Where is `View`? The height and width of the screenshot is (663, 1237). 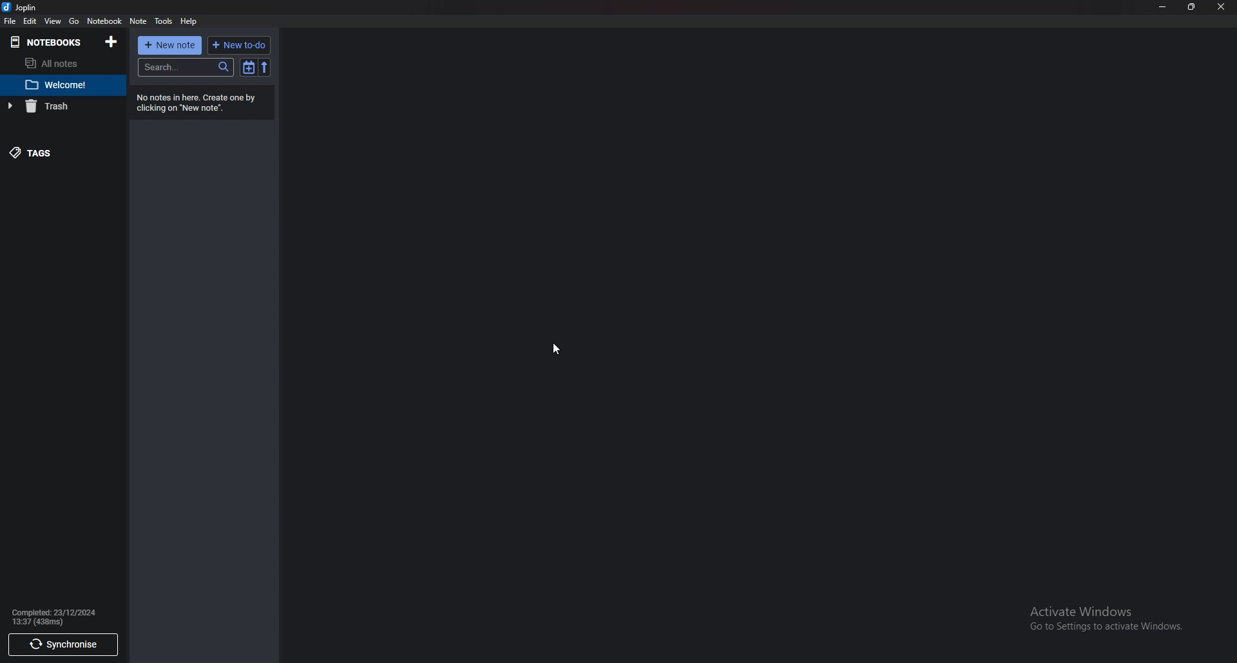 View is located at coordinates (53, 21).